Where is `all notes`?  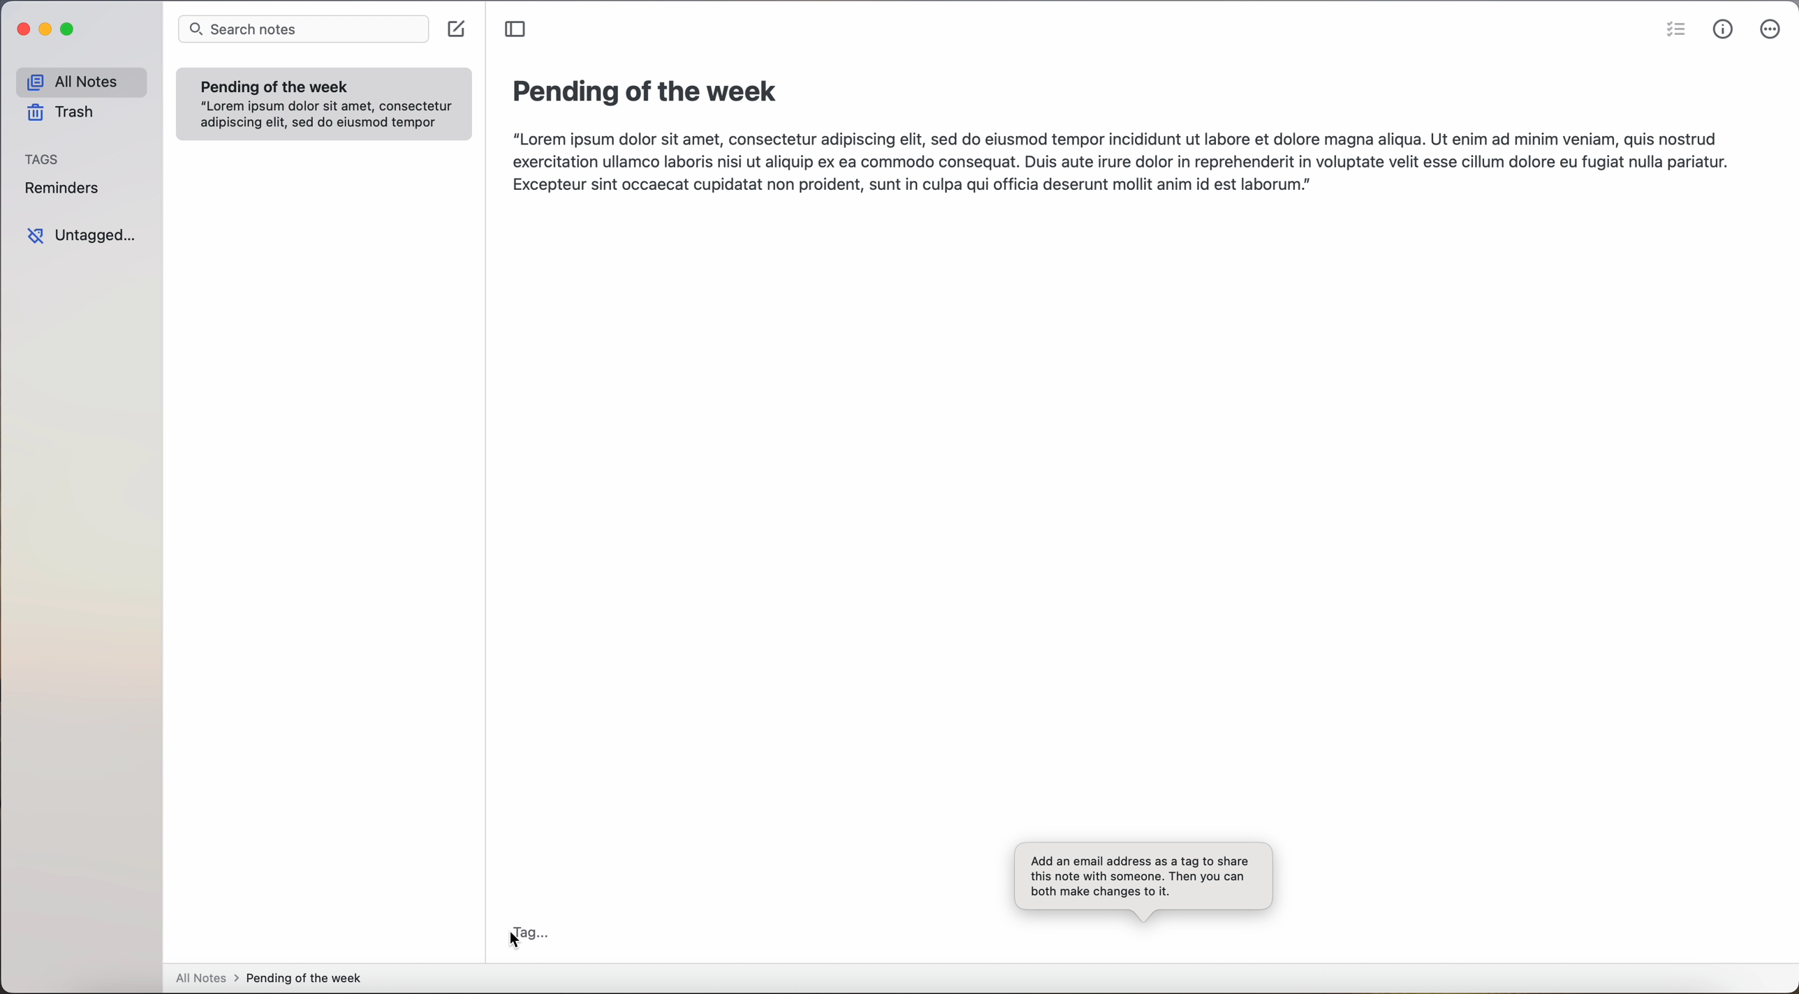 all notes is located at coordinates (81, 81).